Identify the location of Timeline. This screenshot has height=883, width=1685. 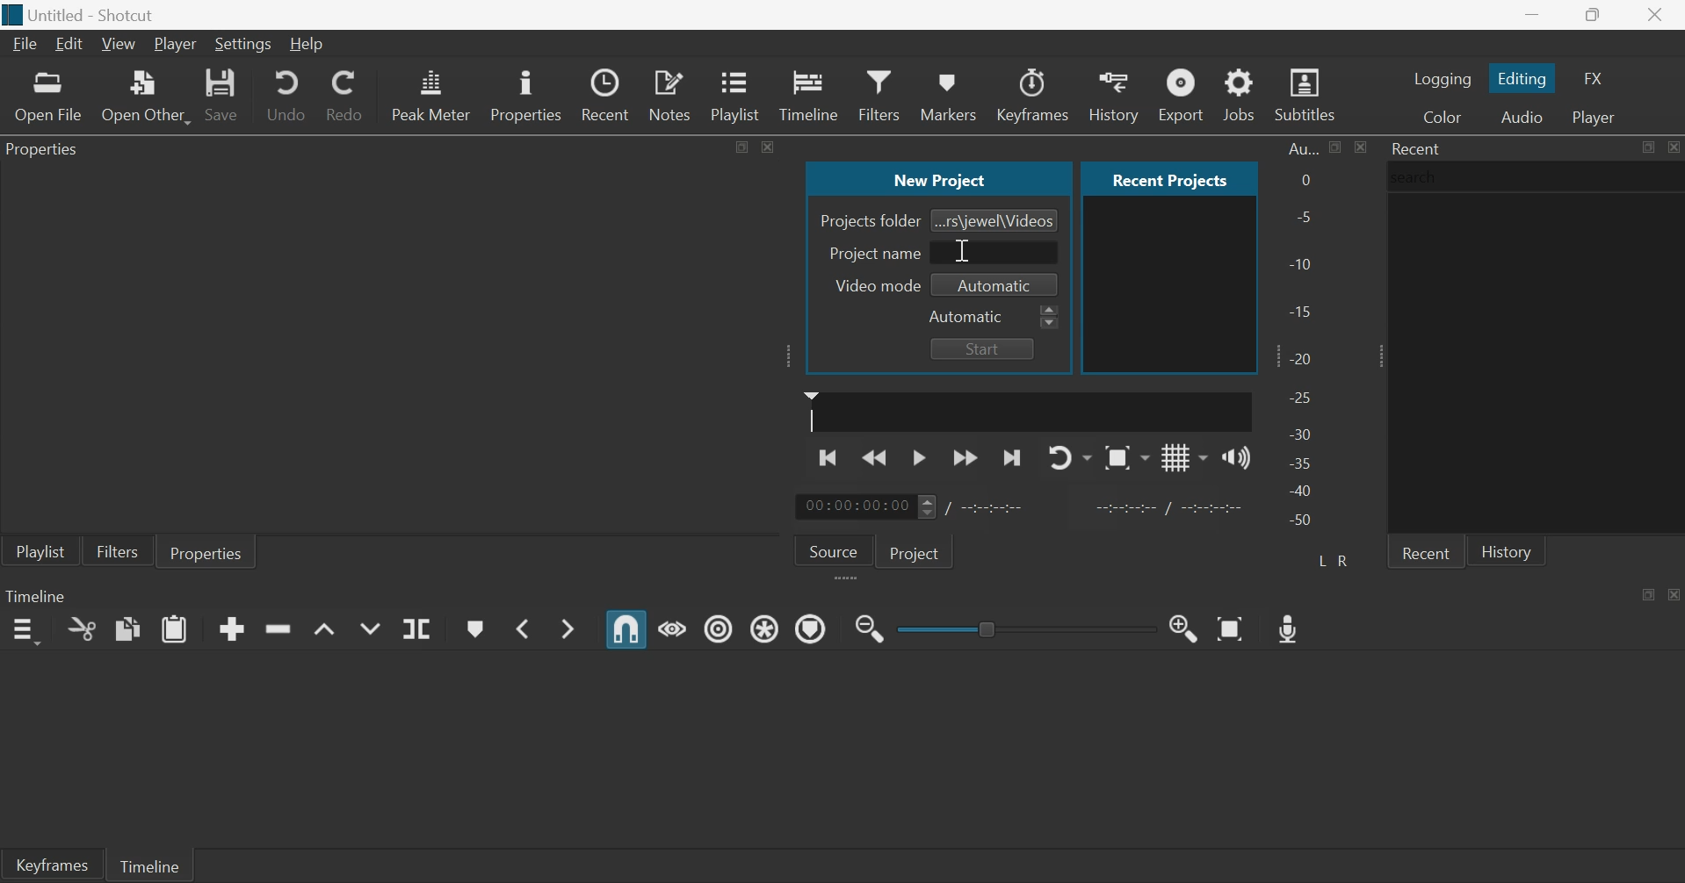
(809, 93).